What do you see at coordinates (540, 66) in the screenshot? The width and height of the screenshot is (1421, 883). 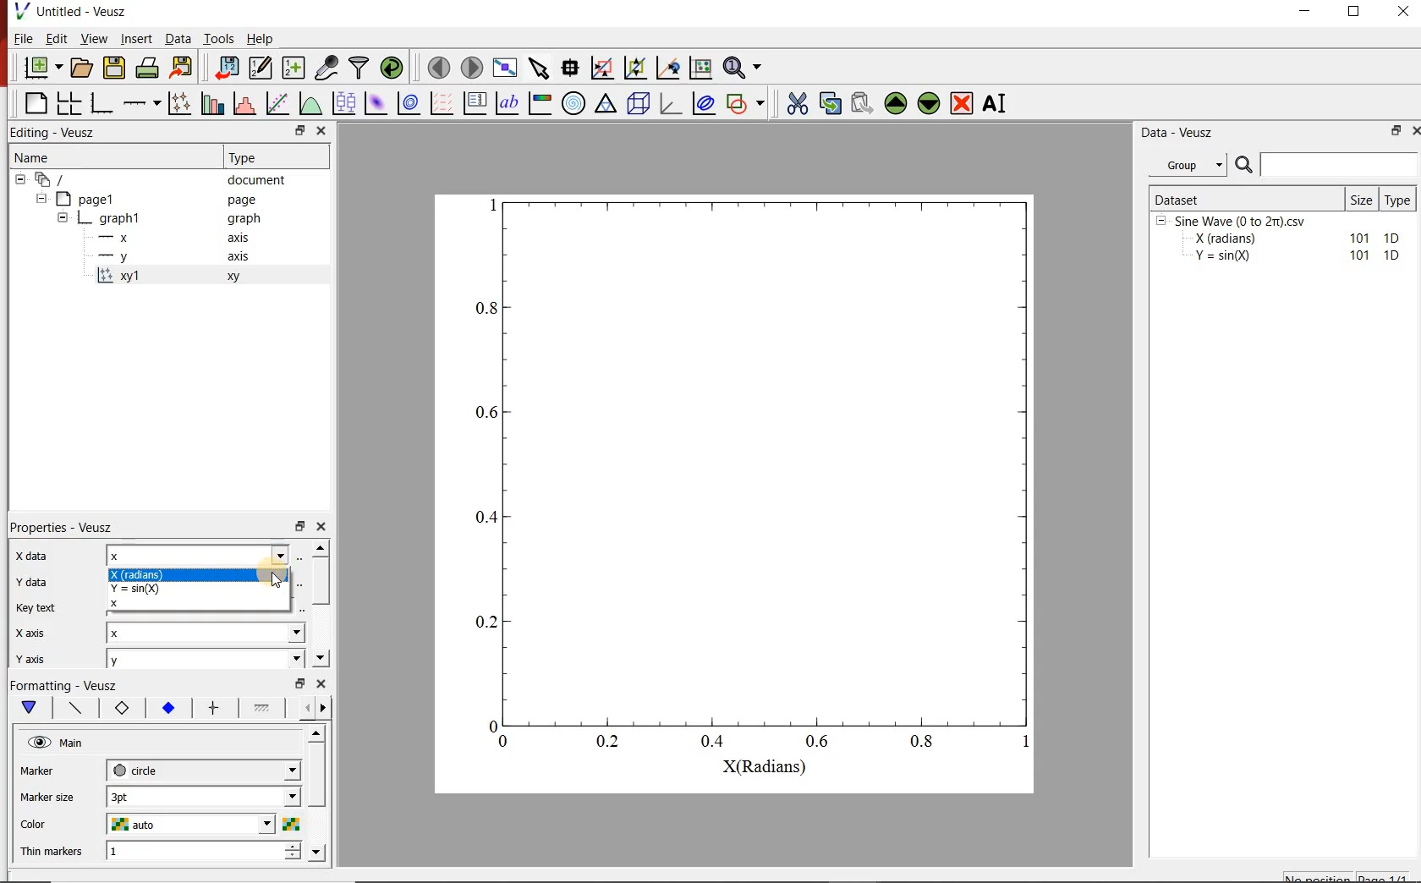 I see `select item from graph` at bounding box center [540, 66].